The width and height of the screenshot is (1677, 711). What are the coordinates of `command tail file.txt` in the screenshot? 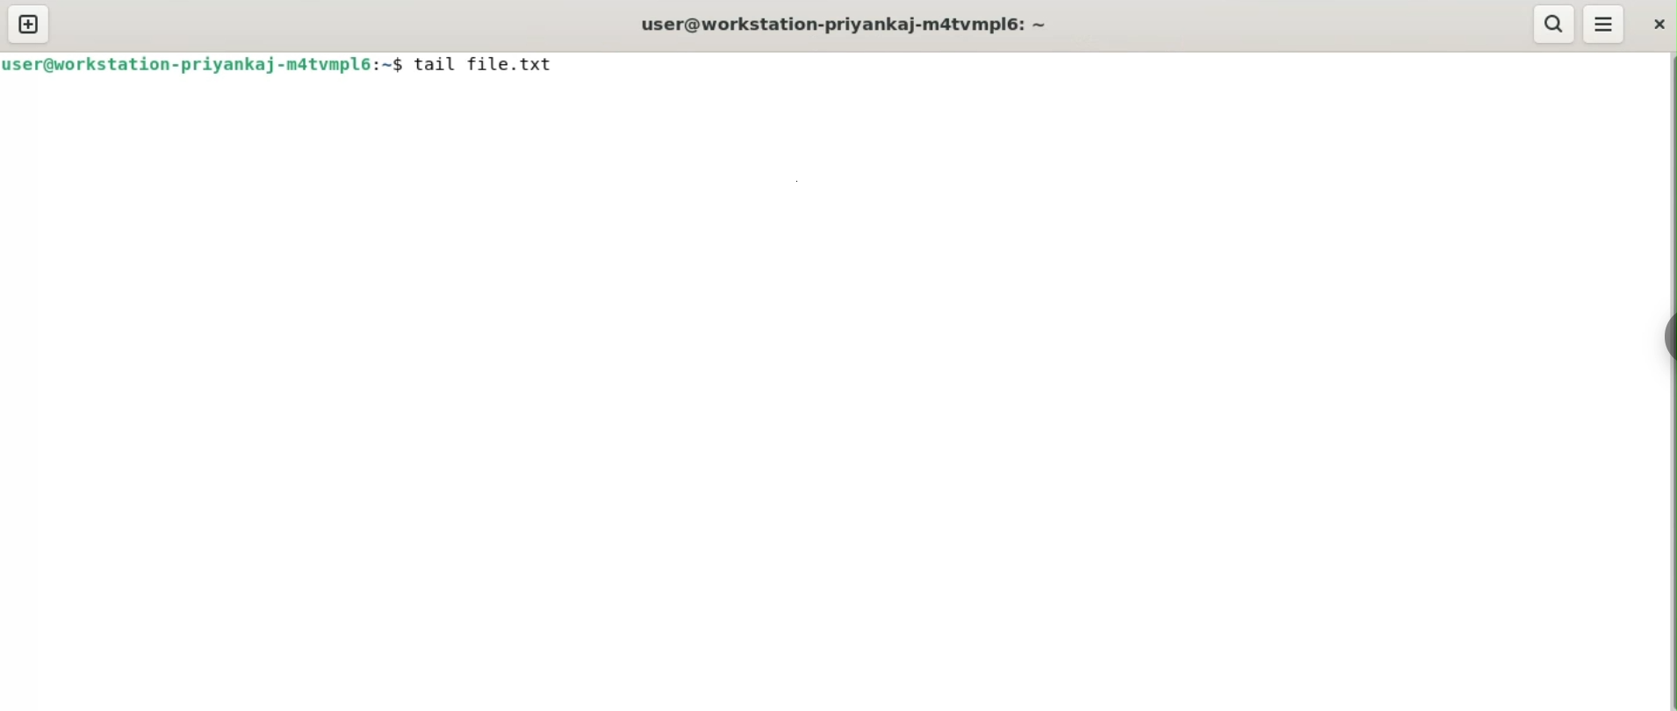 It's located at (501, 67).